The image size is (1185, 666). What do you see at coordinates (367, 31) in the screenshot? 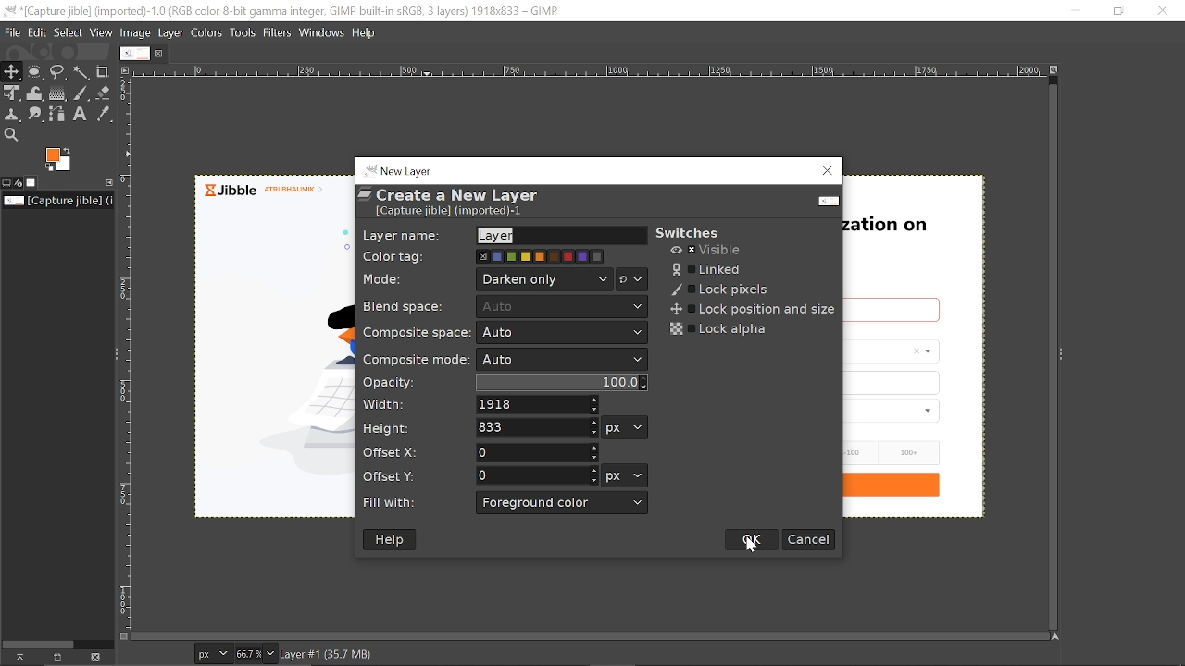
I see `Help` at bounding box center [367, 31].